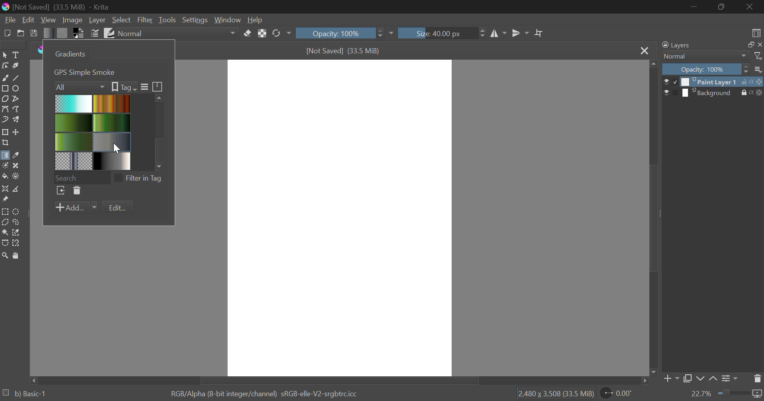 This screenshot has height=401, width=764. I want to click on more options, so click(758, 69).